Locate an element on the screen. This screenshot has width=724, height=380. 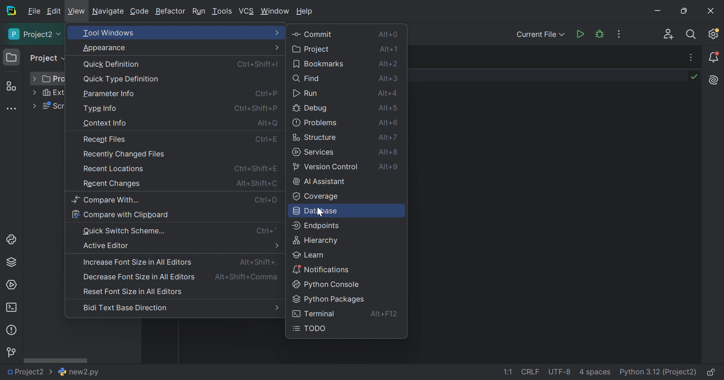
More is located at coordinates (34, 92).